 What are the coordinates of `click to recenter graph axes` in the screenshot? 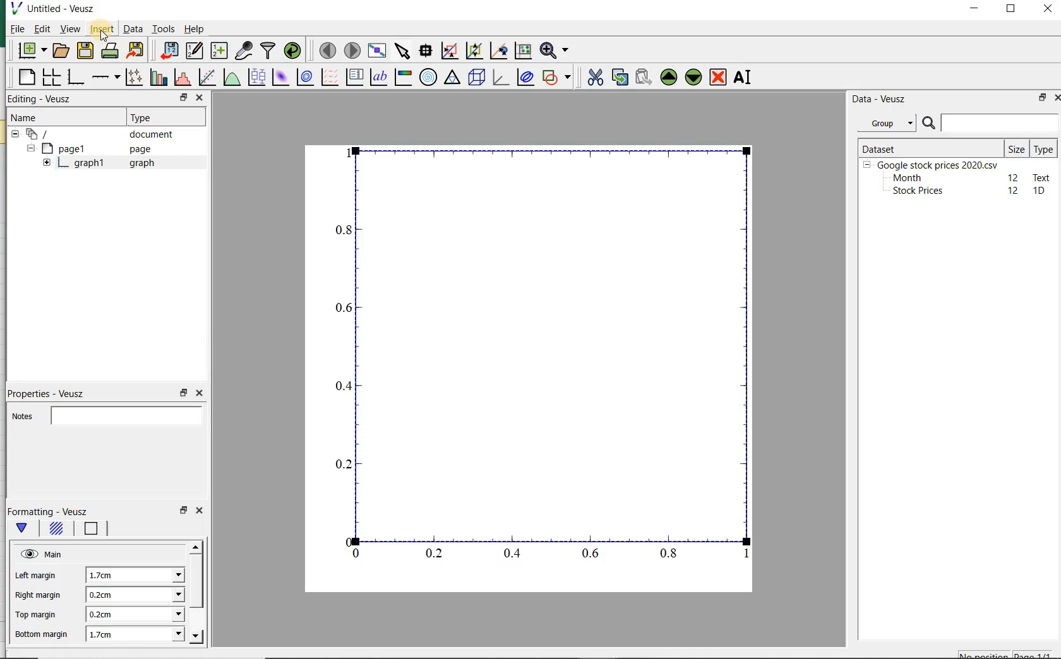 It's located at (497, 51).